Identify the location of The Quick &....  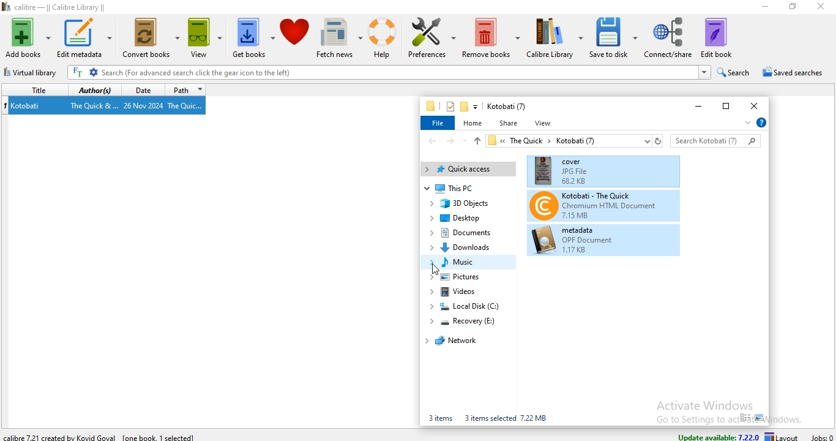
(93, 106).